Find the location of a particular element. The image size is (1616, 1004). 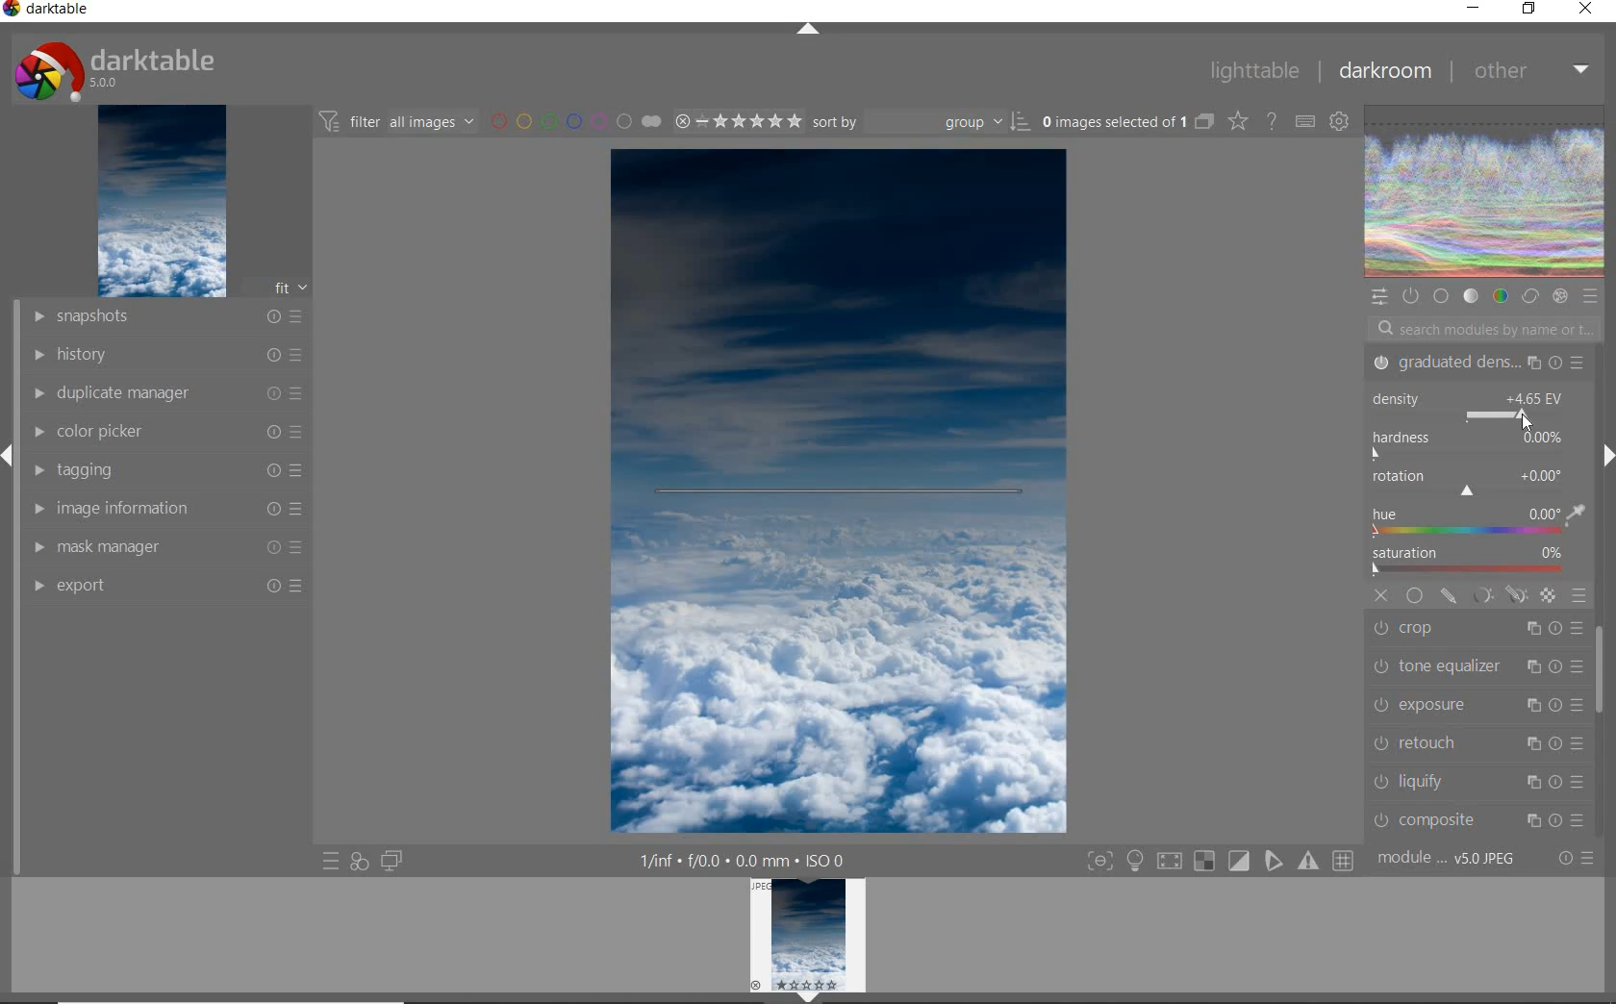

DEFINE KEYBOARD SHORTCUT is located at coordinates (1305, 123).